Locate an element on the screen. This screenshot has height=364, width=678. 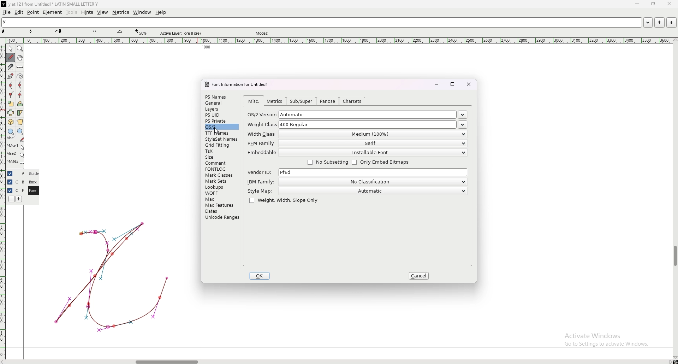
rotate the selection in 3d is located at coordinates (11, 122).